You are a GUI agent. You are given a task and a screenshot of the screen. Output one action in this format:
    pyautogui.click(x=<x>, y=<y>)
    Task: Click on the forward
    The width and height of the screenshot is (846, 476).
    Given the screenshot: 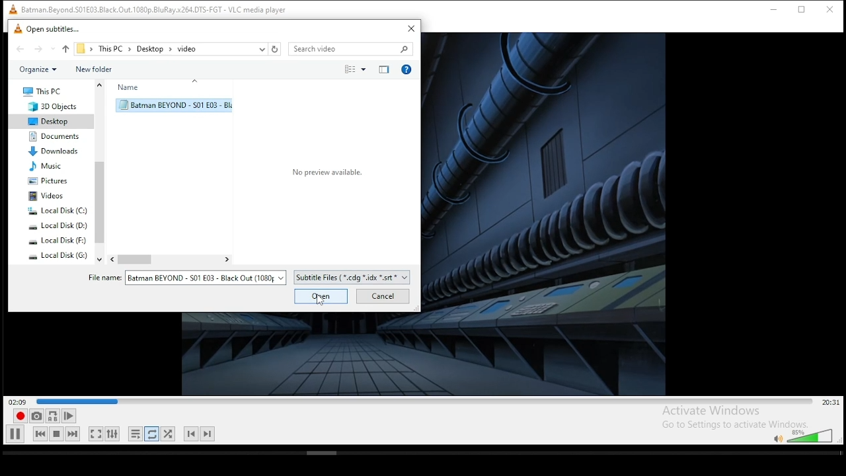 What is the action you would take?
    pyautogui.click(x=44, y=49)
    